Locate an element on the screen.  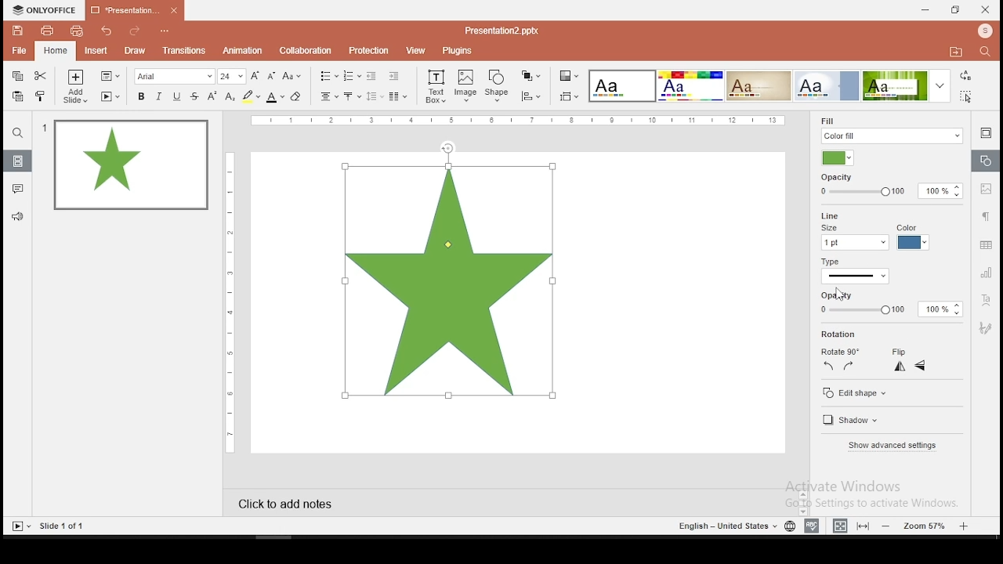
theme is located at coordinates (909, 85).